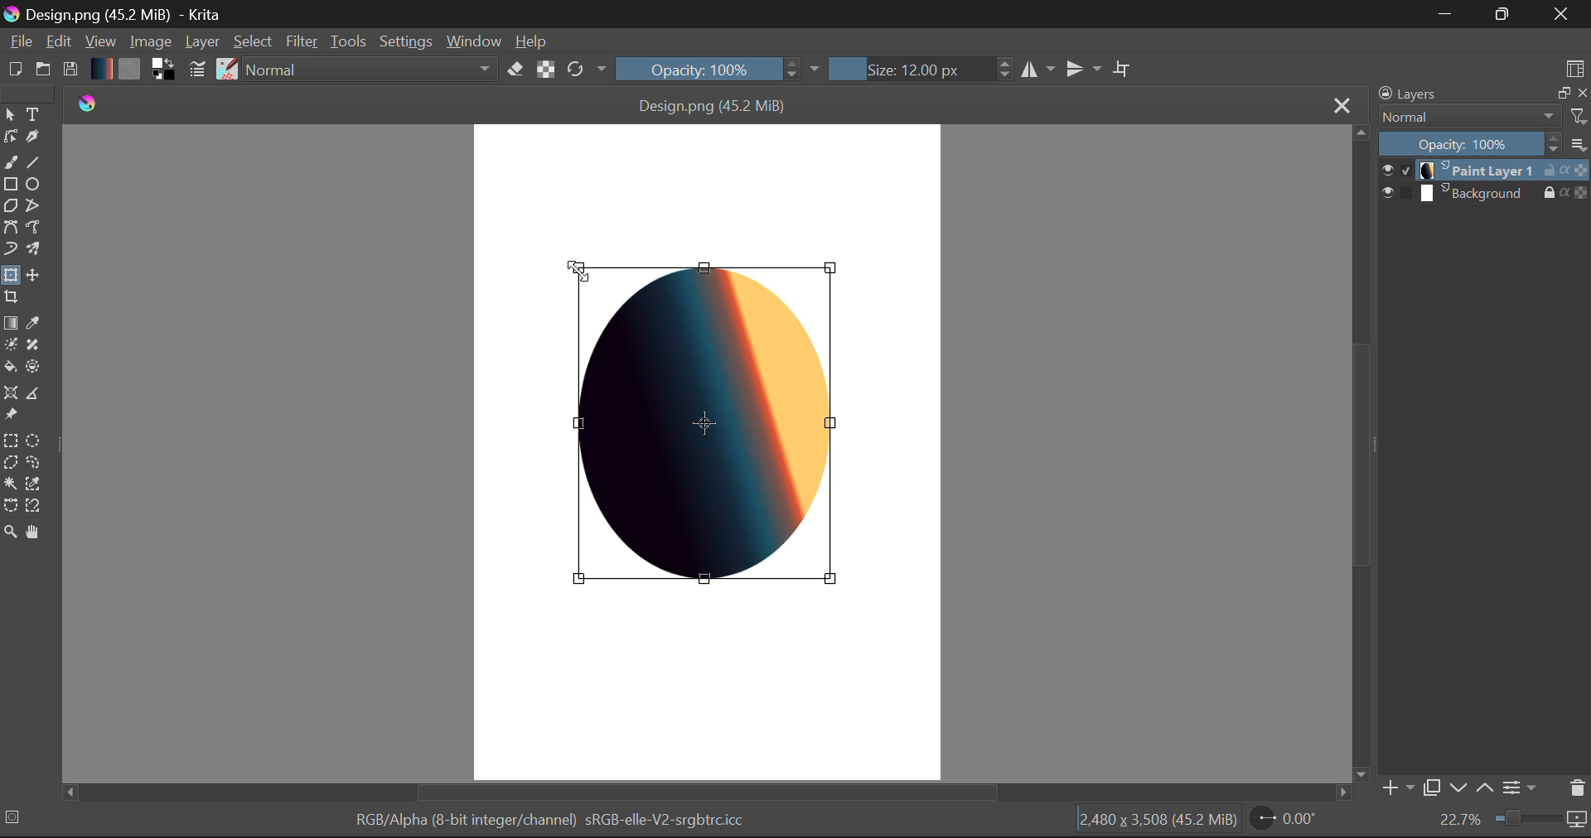 The height and width of the screenshot is (838, 1591). What do you see at coordinates (1123, 66) in the screenshot?
I see `Crop` at bounding box center [1123, 66].